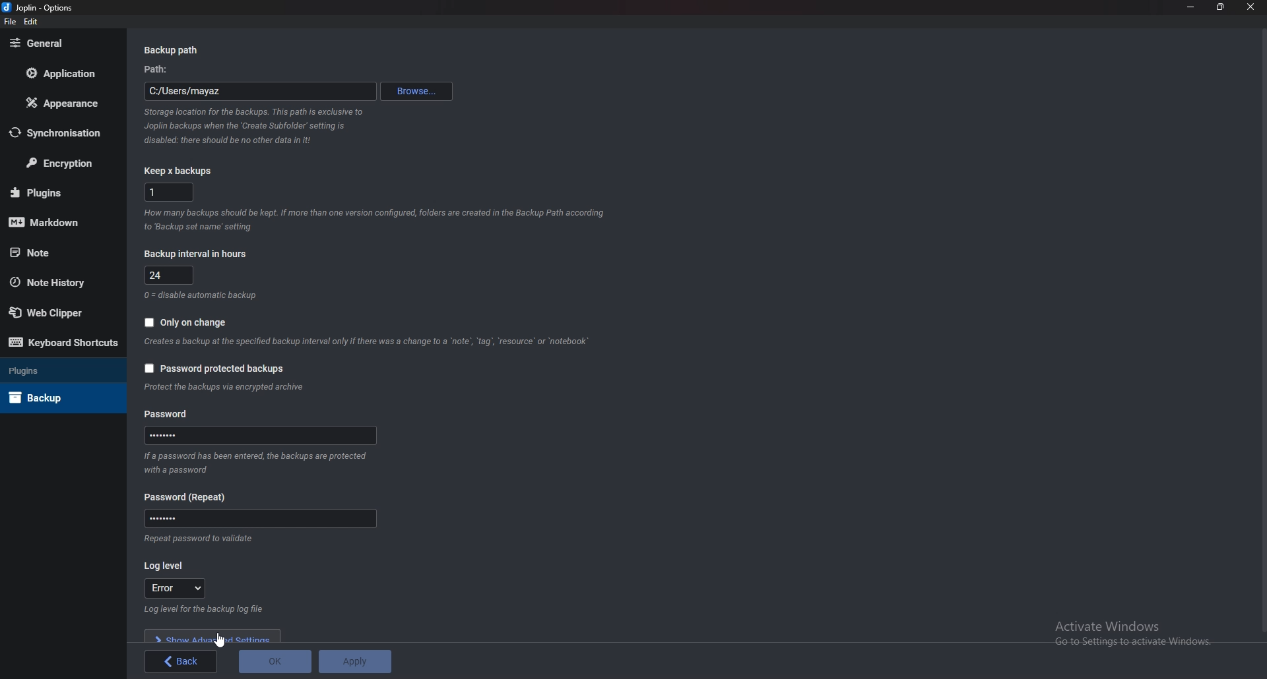  I want to click on Web Clipper, so click(51, 313).